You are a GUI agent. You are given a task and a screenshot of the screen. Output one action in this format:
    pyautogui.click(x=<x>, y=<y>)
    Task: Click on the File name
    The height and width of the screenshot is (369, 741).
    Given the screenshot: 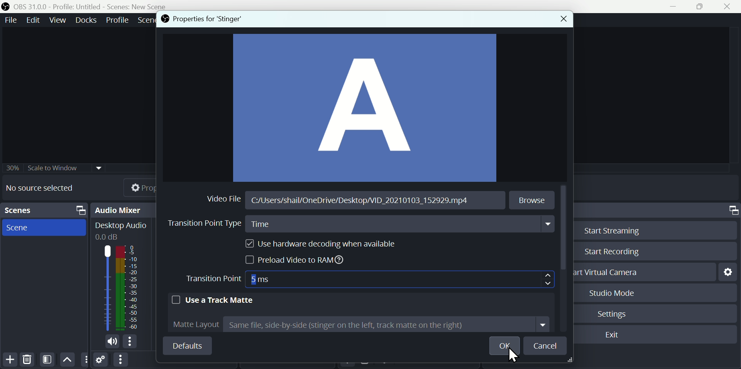 What is the action you would take?
    pyautogui.click(x=358, y=203)
    